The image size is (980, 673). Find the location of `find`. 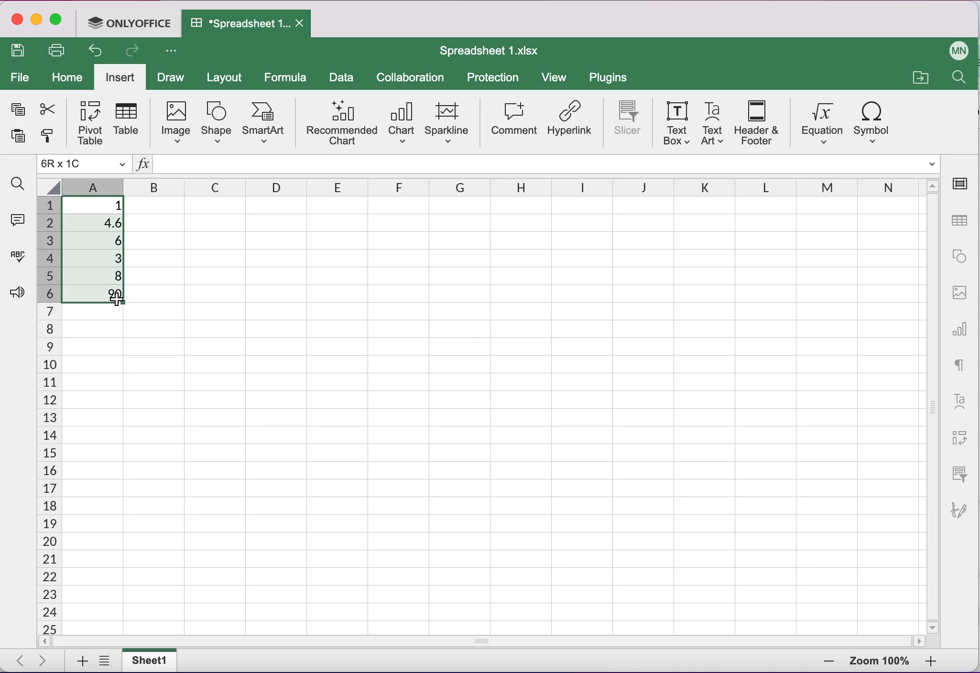

find is located at coordinates (955, 77).